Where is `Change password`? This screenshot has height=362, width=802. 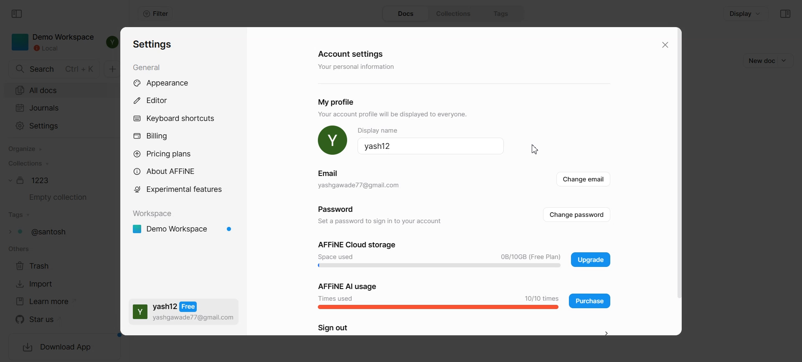 Change password is located at coordinates (579, 216).